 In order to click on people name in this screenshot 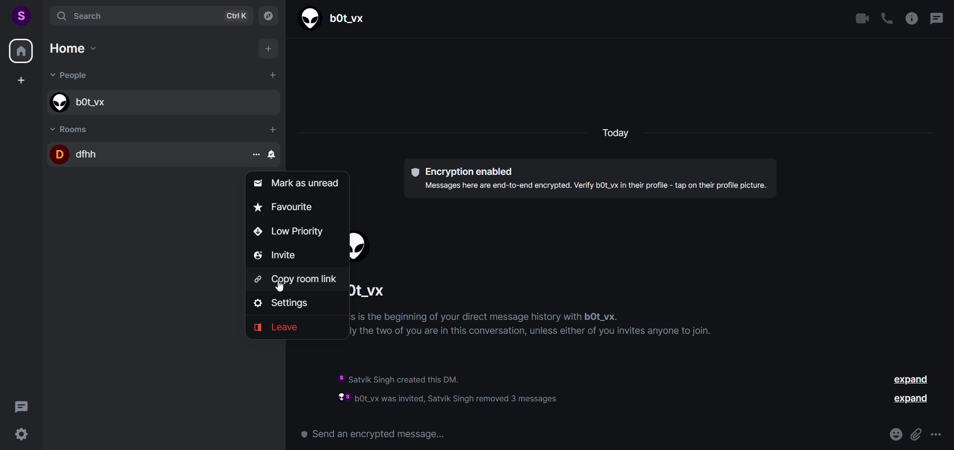, I will do `click(160, 103)`.